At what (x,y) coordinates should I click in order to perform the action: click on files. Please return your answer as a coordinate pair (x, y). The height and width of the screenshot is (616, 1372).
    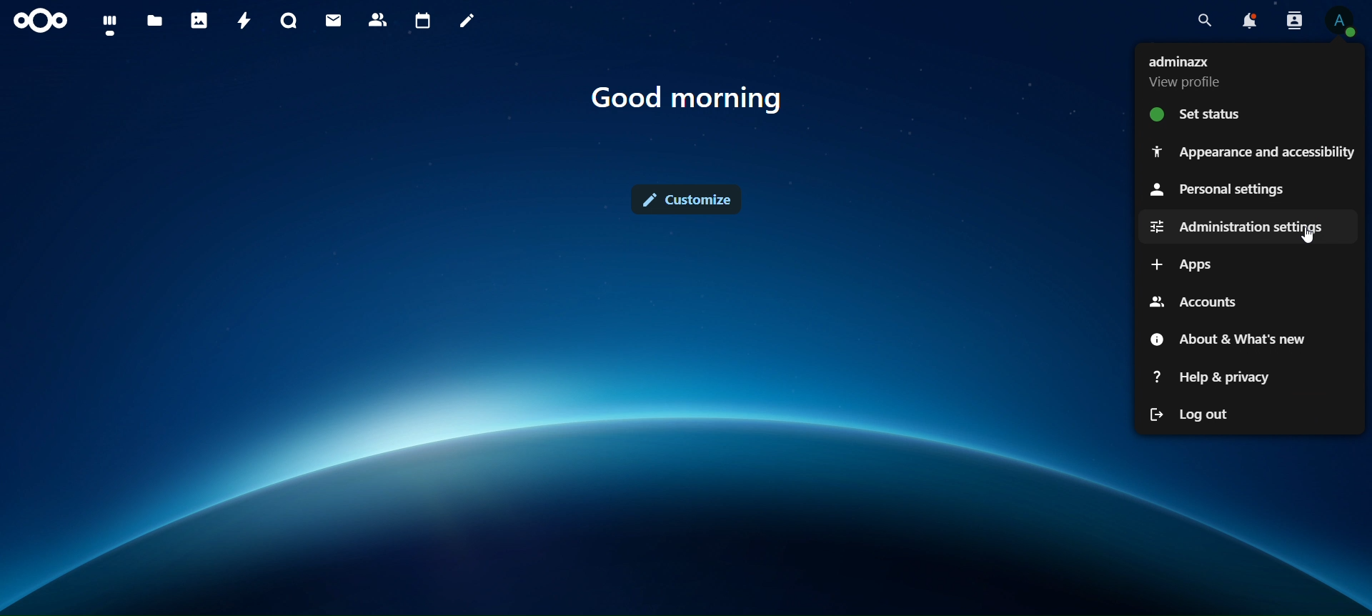
    Looking at the image, I should click on (155, 19).